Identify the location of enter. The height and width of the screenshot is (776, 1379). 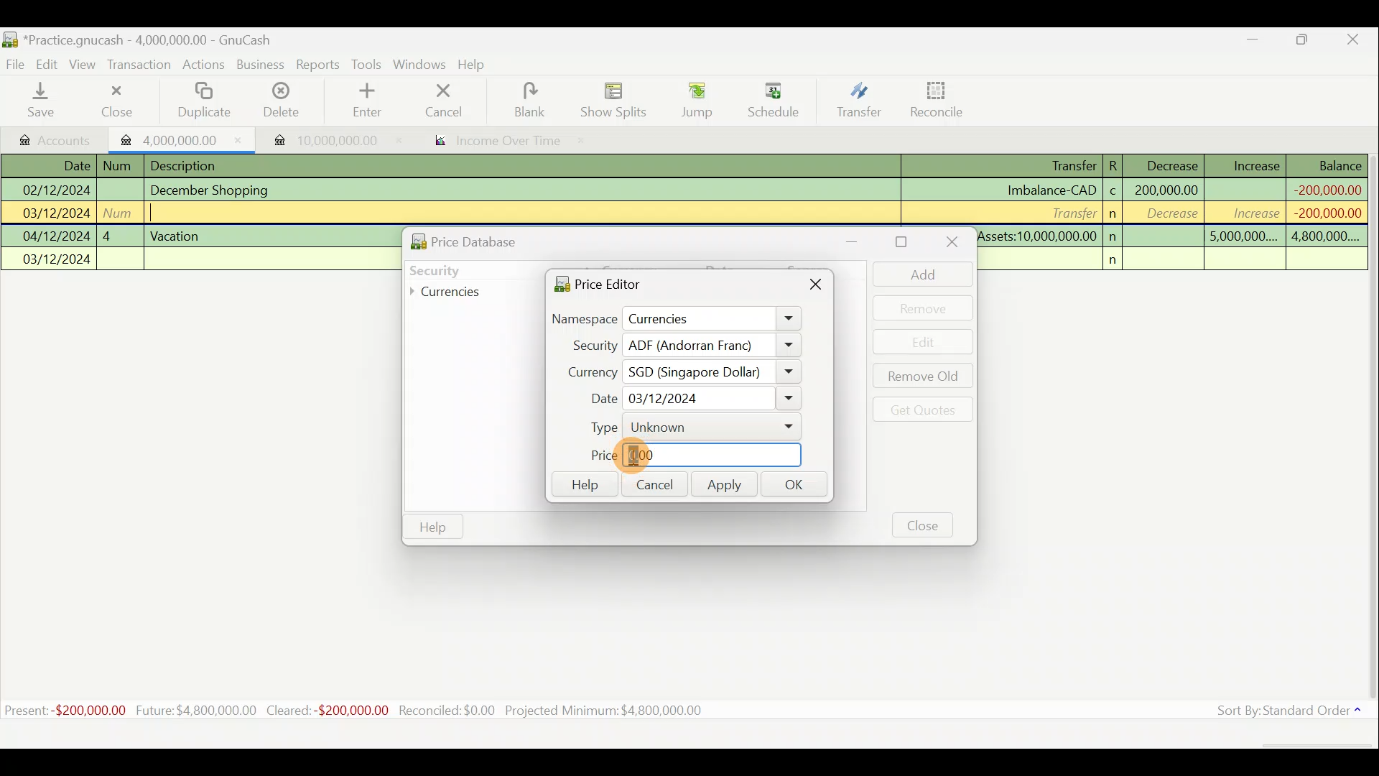
(372, 101).